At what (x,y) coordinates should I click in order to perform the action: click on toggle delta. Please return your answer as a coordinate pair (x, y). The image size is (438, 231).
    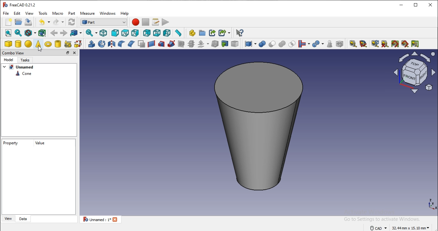
    Looking at the image, I should click on (416, 44).